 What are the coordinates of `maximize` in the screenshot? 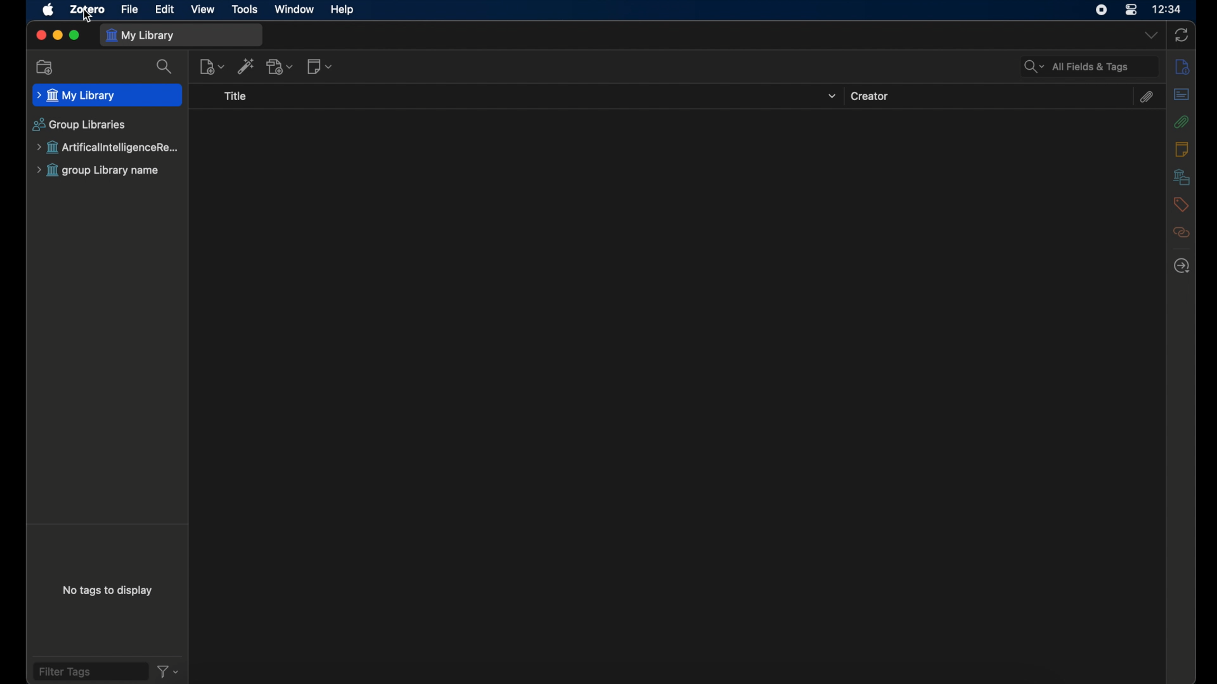 It's located at (75, 35).